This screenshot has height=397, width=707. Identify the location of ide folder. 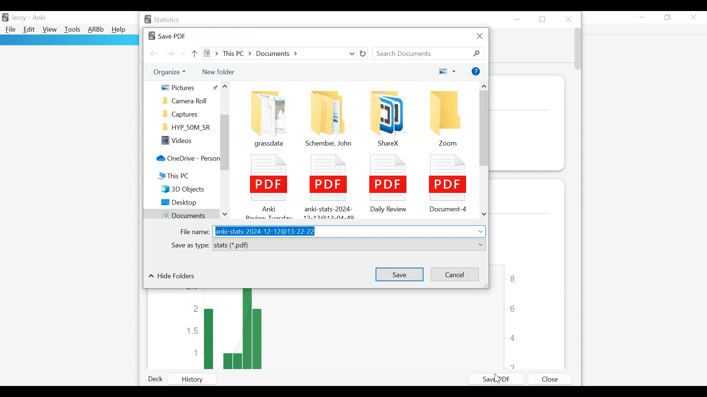
(172, 277).